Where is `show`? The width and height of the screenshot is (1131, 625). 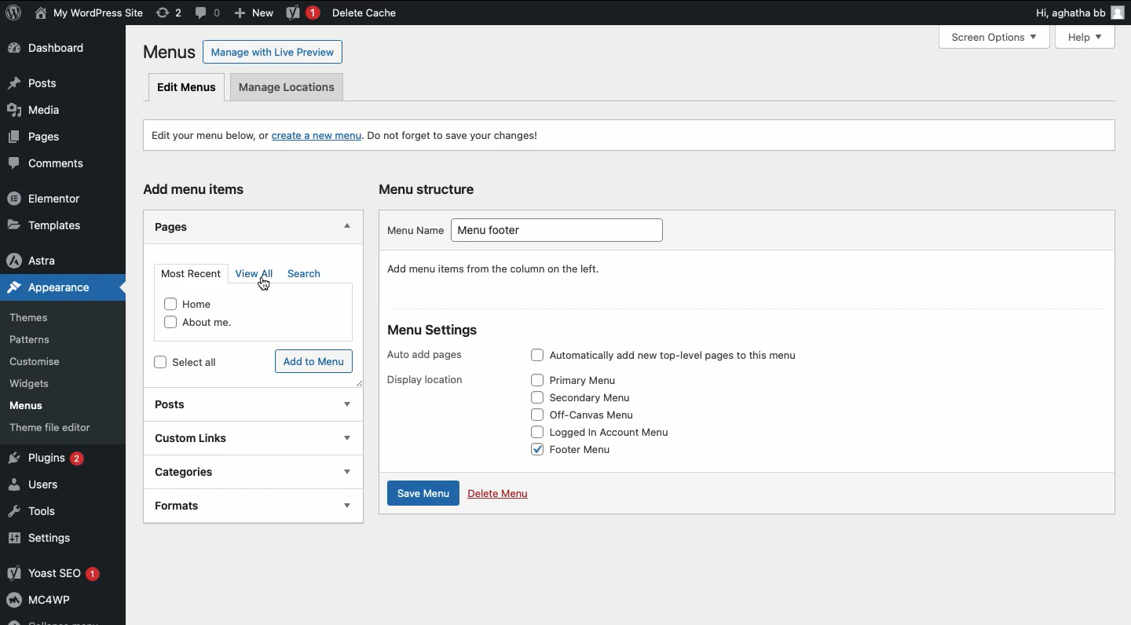
show is located at coordinates (347, 439).